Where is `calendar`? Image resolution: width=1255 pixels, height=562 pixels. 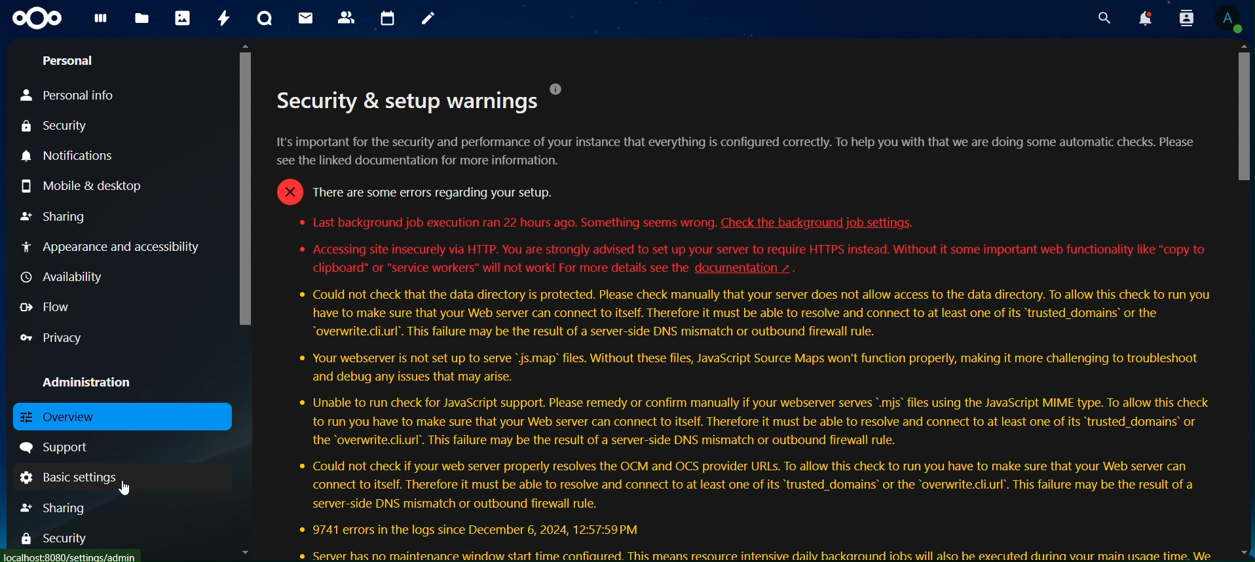
calendar is located at coordinates (390, 18).